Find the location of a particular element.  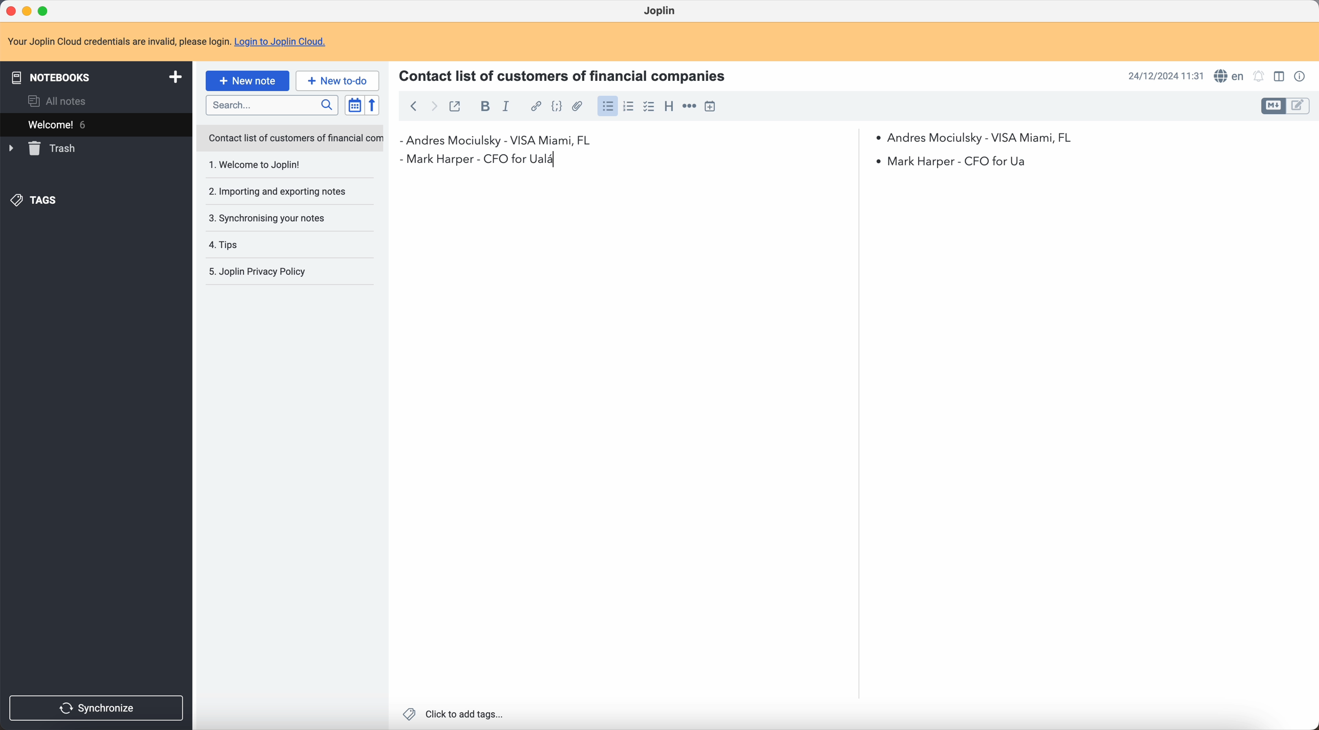

hyperlink is located at coordinates (535, 106).